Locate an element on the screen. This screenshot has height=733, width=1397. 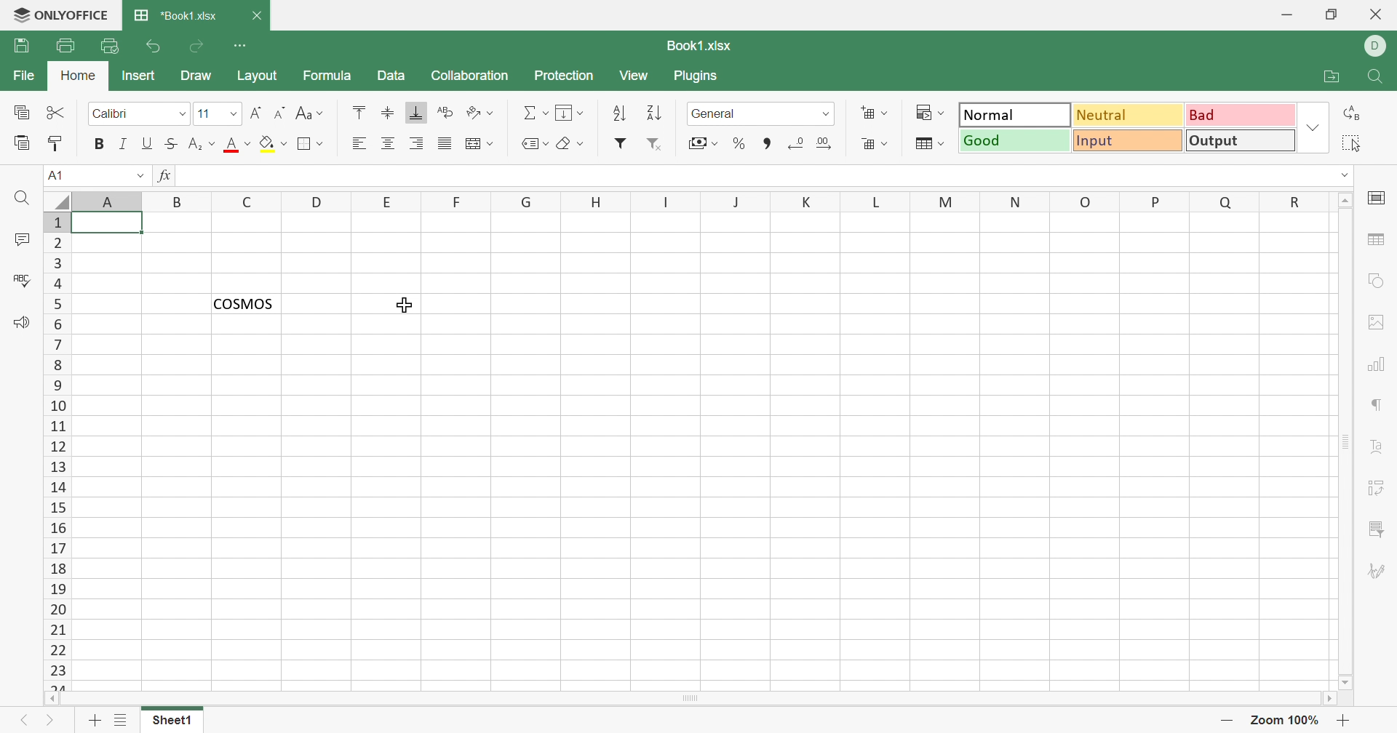
Copy style is located at coordinates (57, 145).